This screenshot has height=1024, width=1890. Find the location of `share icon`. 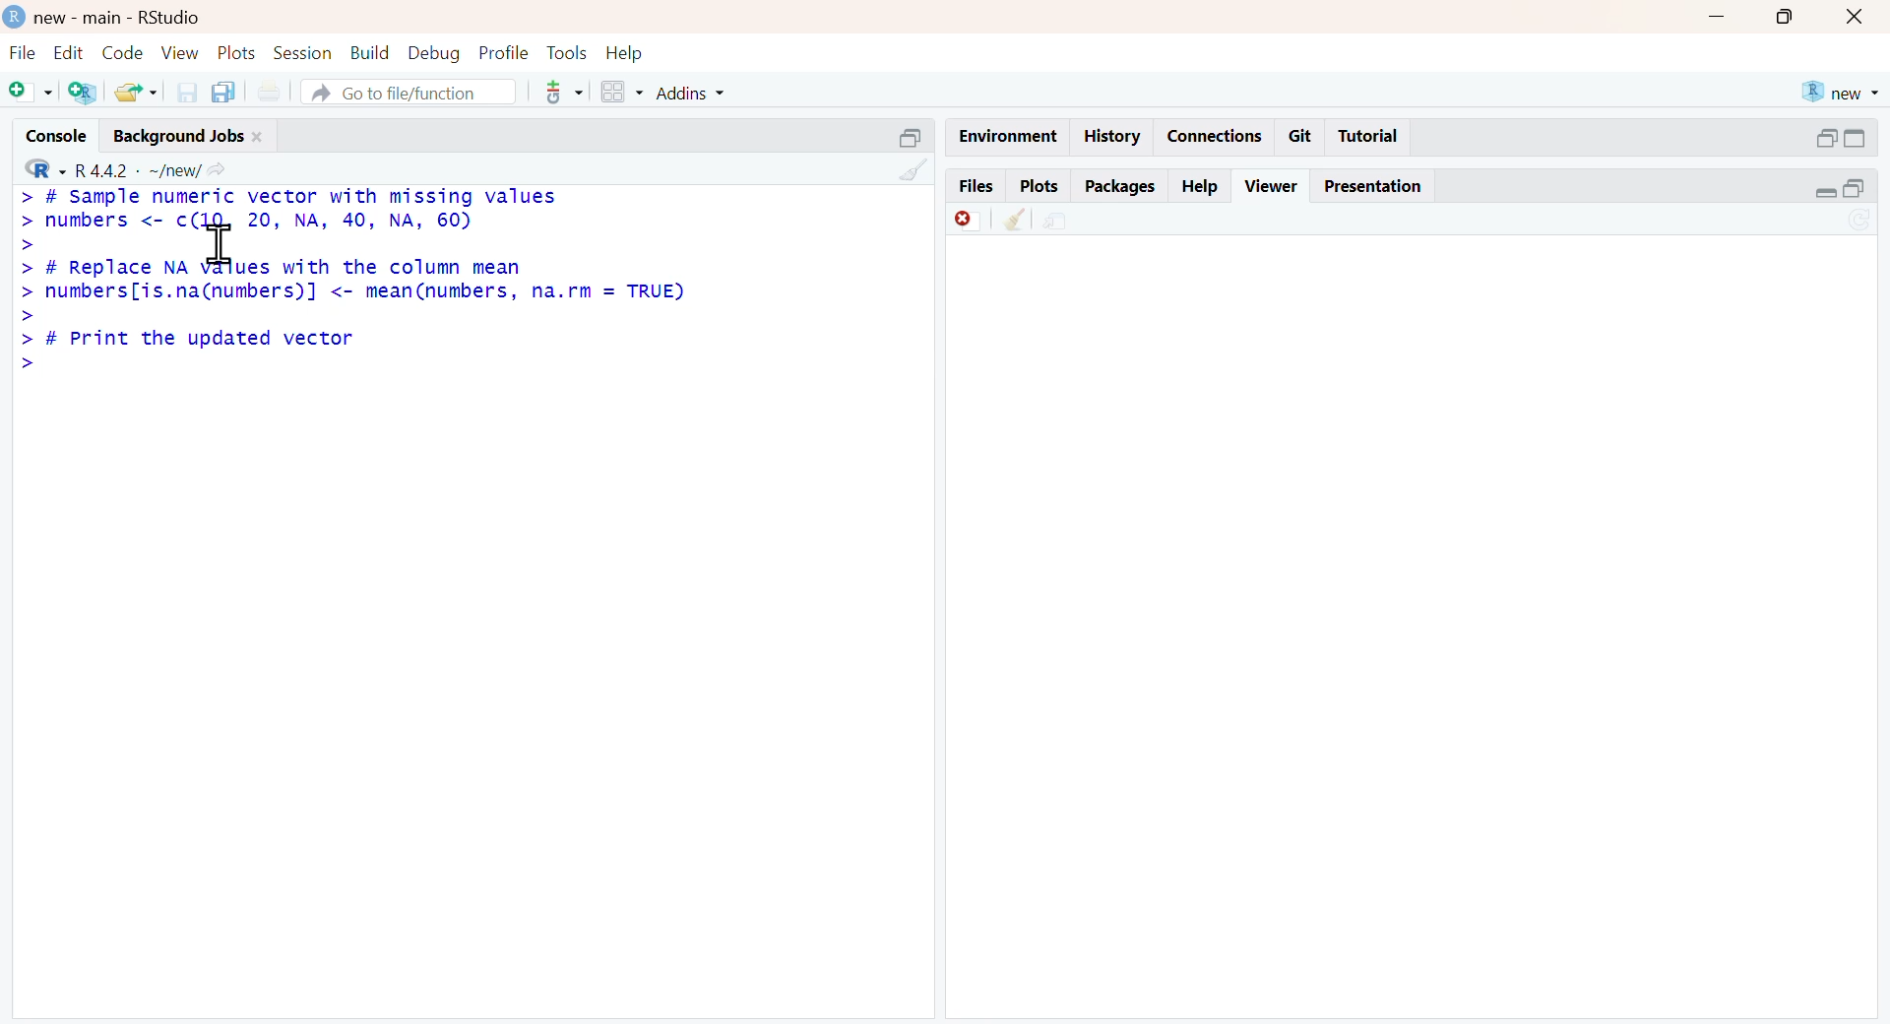

share icon is located at coordinates (216, 170).